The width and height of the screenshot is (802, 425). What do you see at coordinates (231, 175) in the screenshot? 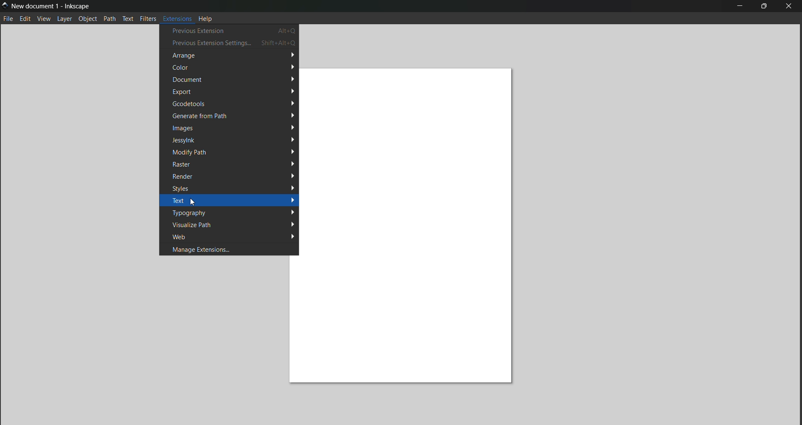
I see `render` at bounding box center [231, 175].